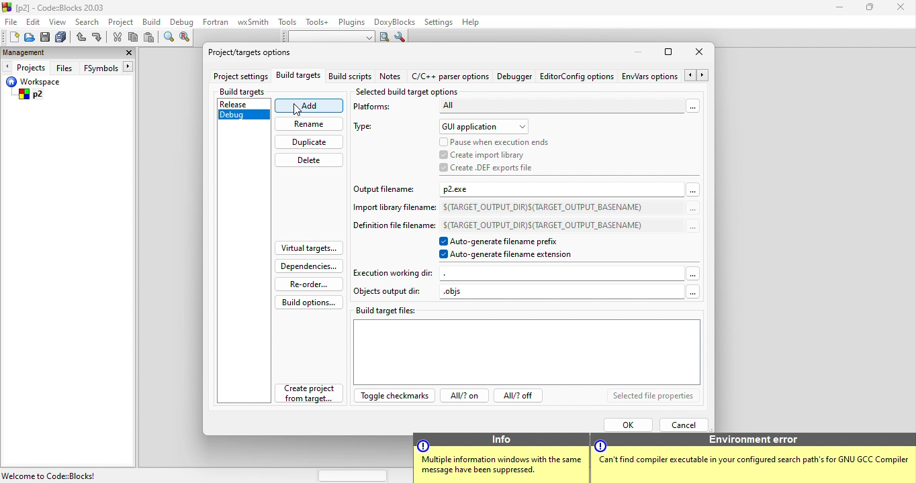  What do you see at coordinates (524, 226) in the screenshot?
I see `Definition file filename: $(TARGET_OUTPUT_DIR)S(TARGET_OUTPUT_BASENAME)` at bounding box center [524, 226].